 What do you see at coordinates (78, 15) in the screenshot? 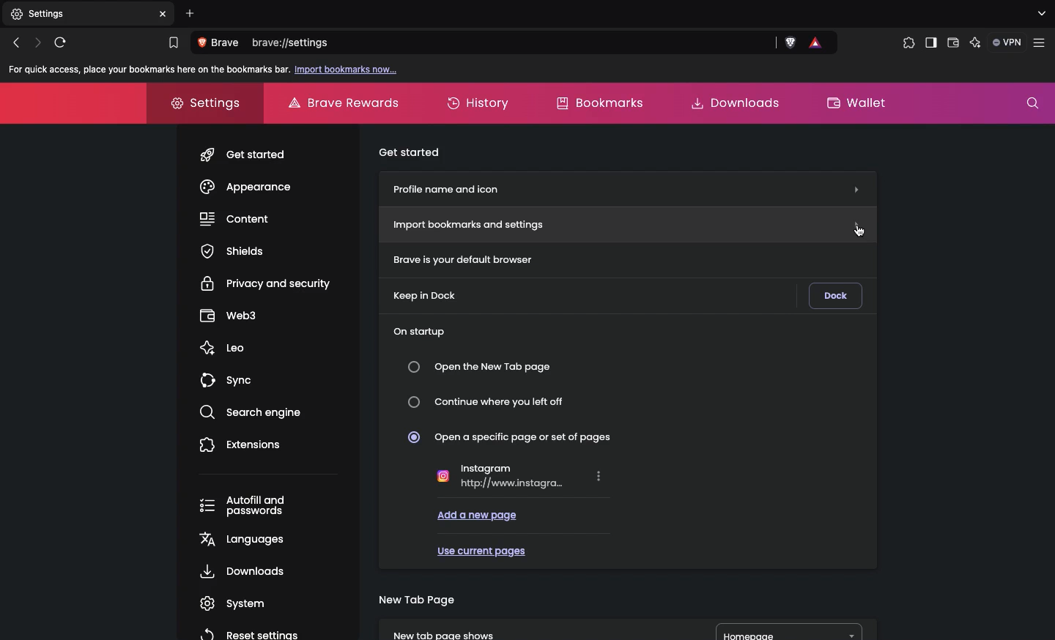
I see `Settings` at bounding box center [78, 15].